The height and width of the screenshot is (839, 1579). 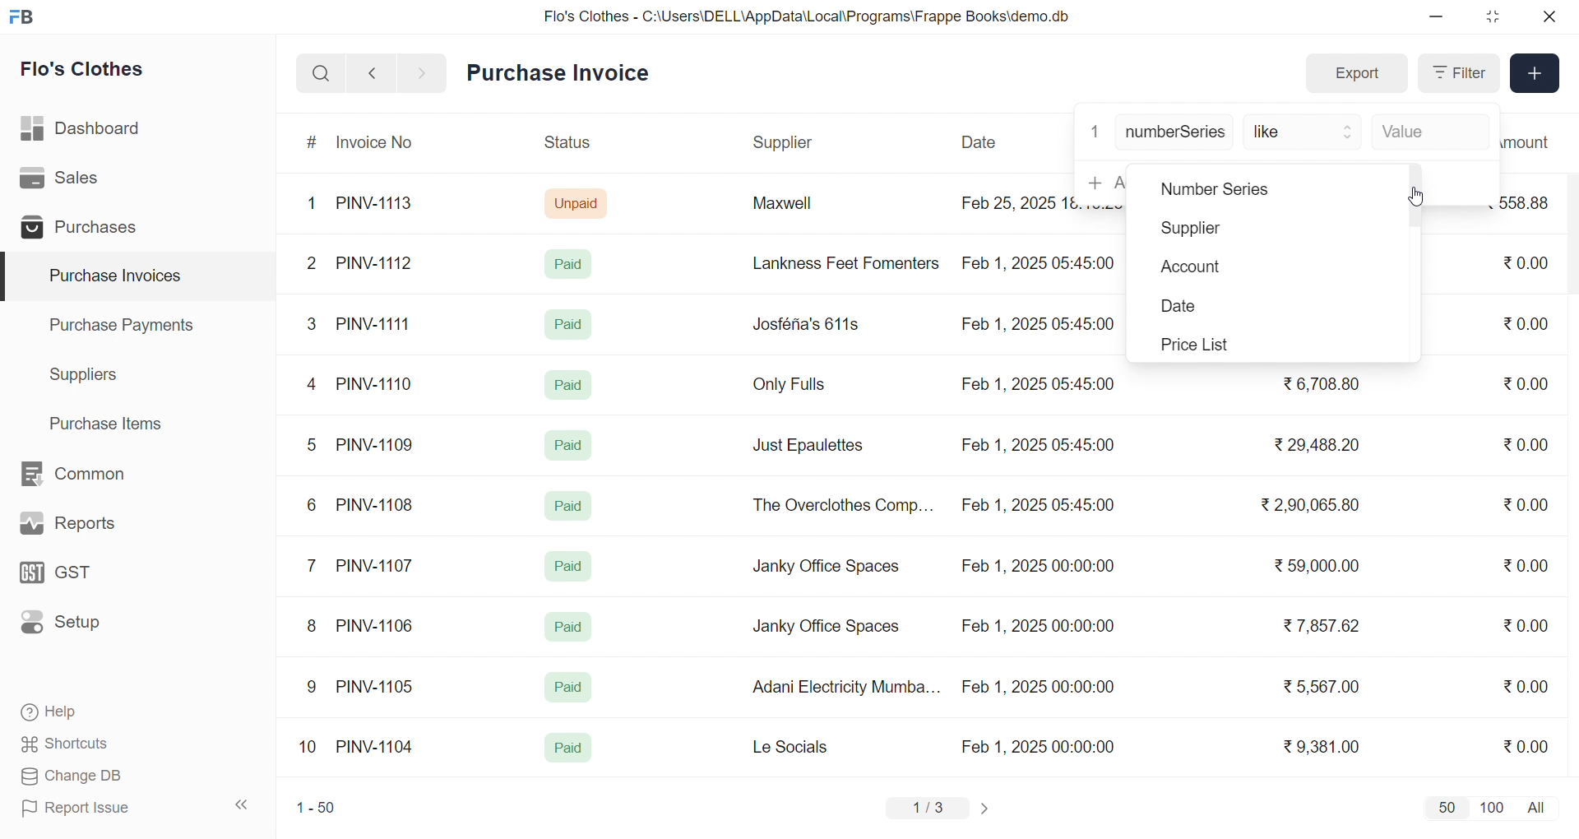 What do you see at coordinates (87, 527) in the screenshot?
I see `Reports` at bounding box center [87, 527].